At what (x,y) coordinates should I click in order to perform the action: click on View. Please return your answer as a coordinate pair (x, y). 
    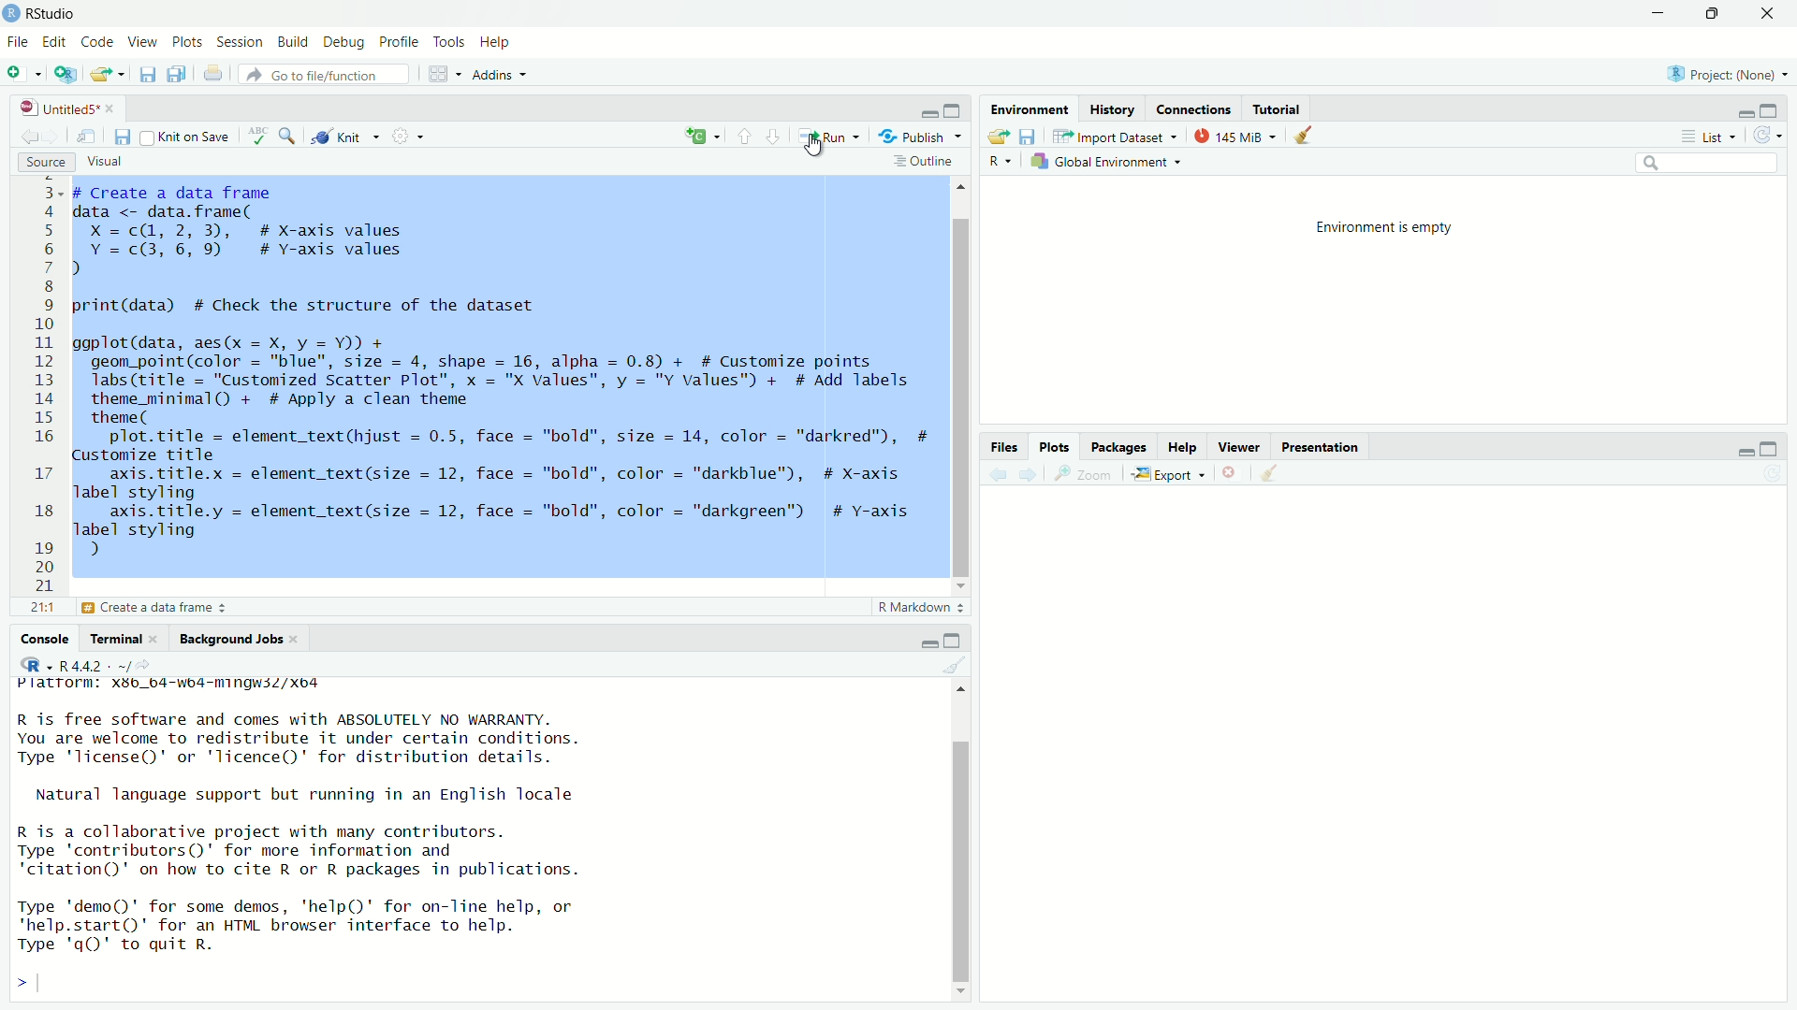
    Looking at the image, I should click on (142, 42).